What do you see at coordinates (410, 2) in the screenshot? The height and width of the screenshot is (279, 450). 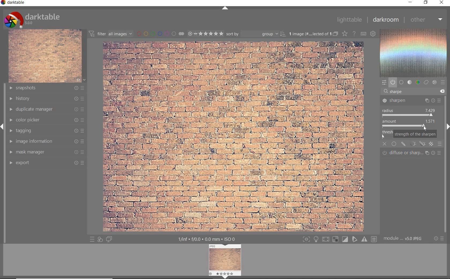 I see `minimize` at bounding box center [410, 2].